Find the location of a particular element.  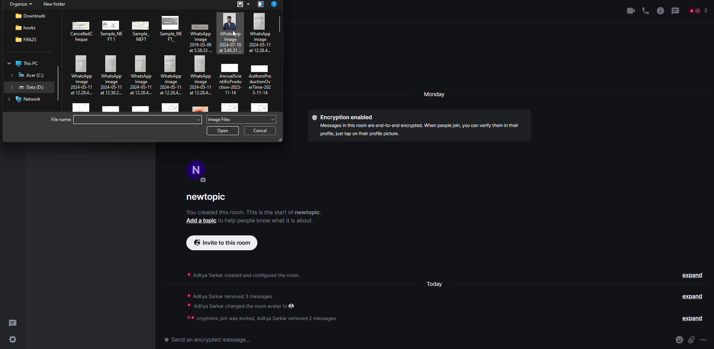

click to select is located at coordinates (81, 77).